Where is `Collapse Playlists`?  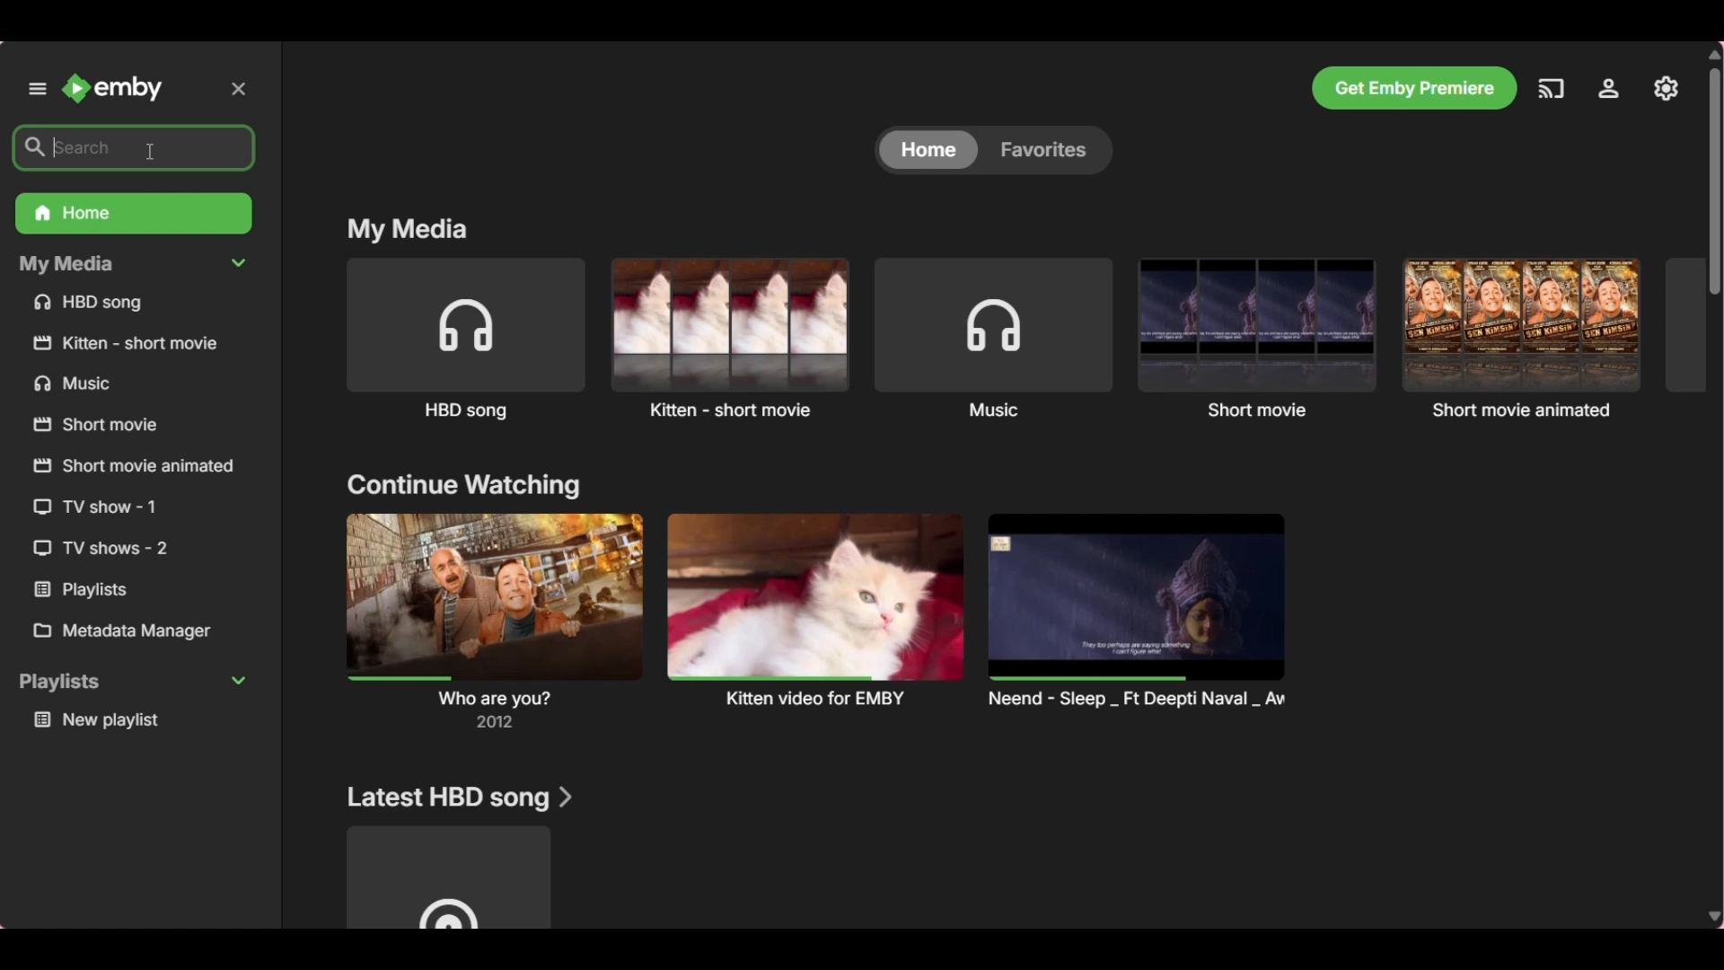 Collapse Playlists is located at coordinates (132, 682).